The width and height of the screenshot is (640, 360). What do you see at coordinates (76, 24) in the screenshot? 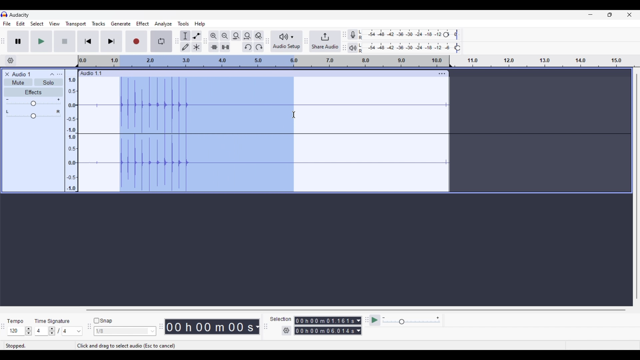
I see `Transport menu` at bounding box center [76, 24].